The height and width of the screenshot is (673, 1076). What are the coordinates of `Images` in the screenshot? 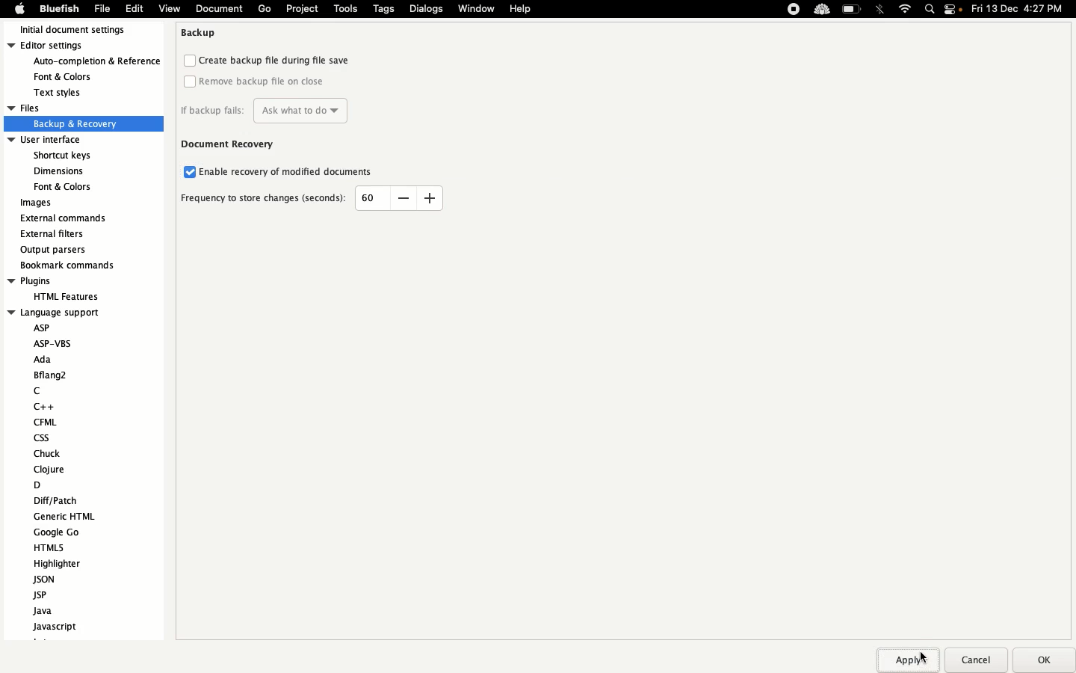 It's located at (38, 203).